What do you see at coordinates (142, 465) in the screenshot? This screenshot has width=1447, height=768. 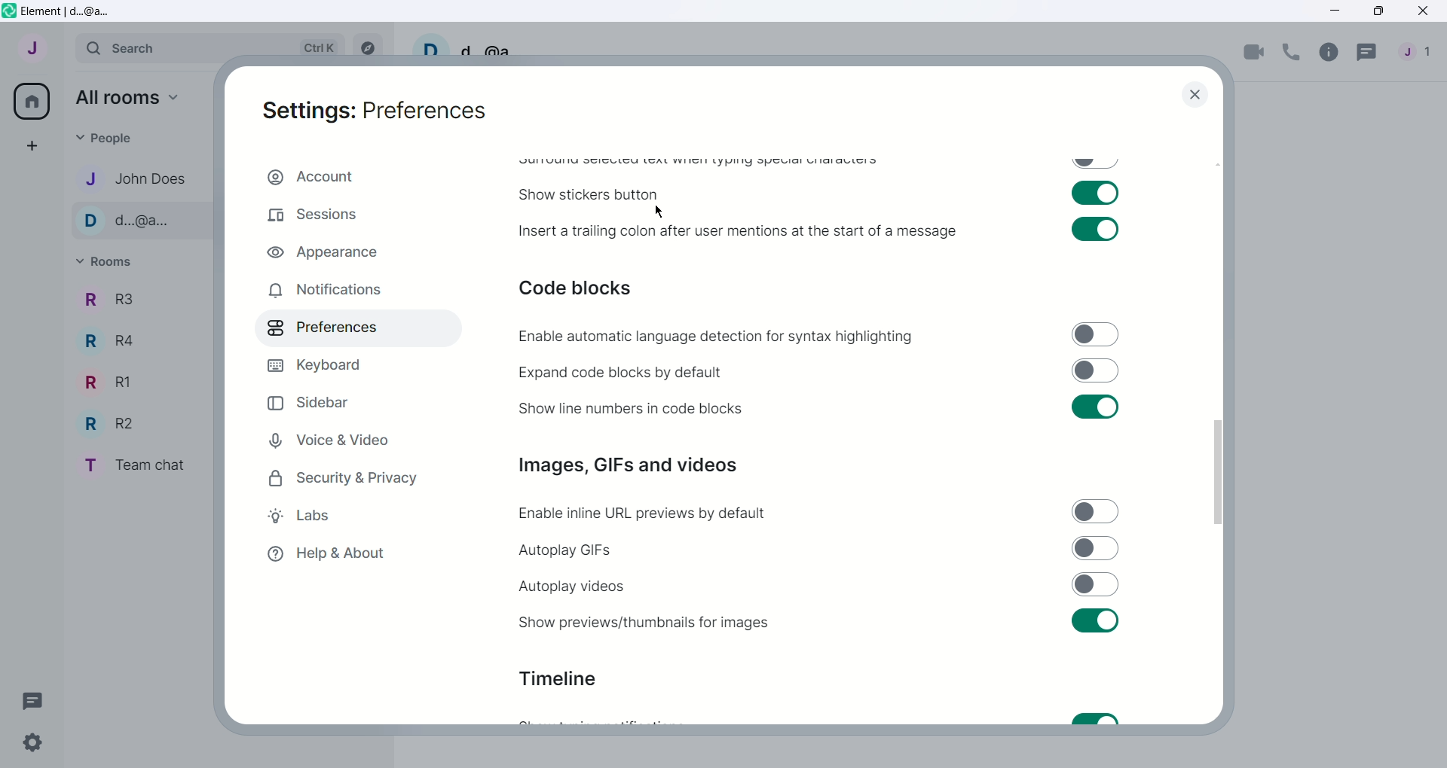 I see `Team chat - room name` at bounding box center [142, 465].